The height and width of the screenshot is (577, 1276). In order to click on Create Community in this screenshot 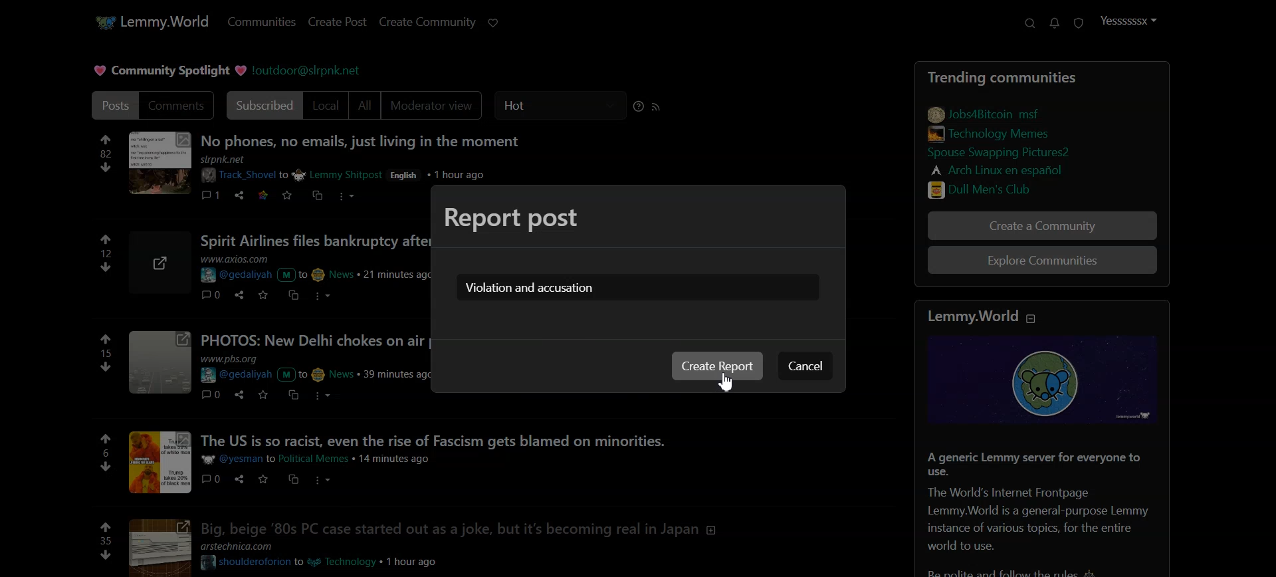, I will do `click(428, 22)`.